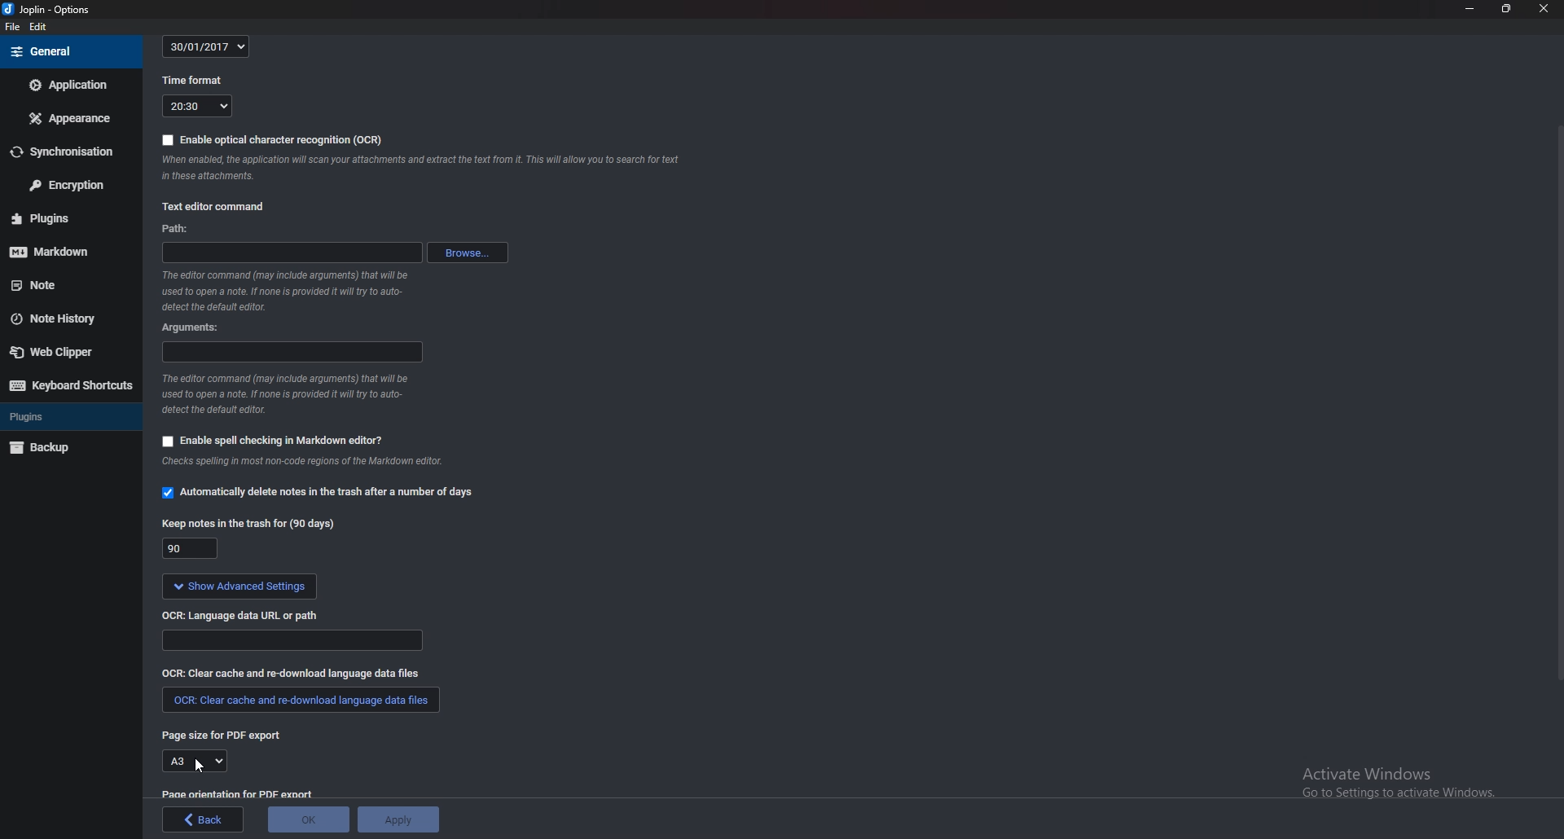  Describe the element at coordinates (193, 762) in the screenshot. I see `A3` at that location.